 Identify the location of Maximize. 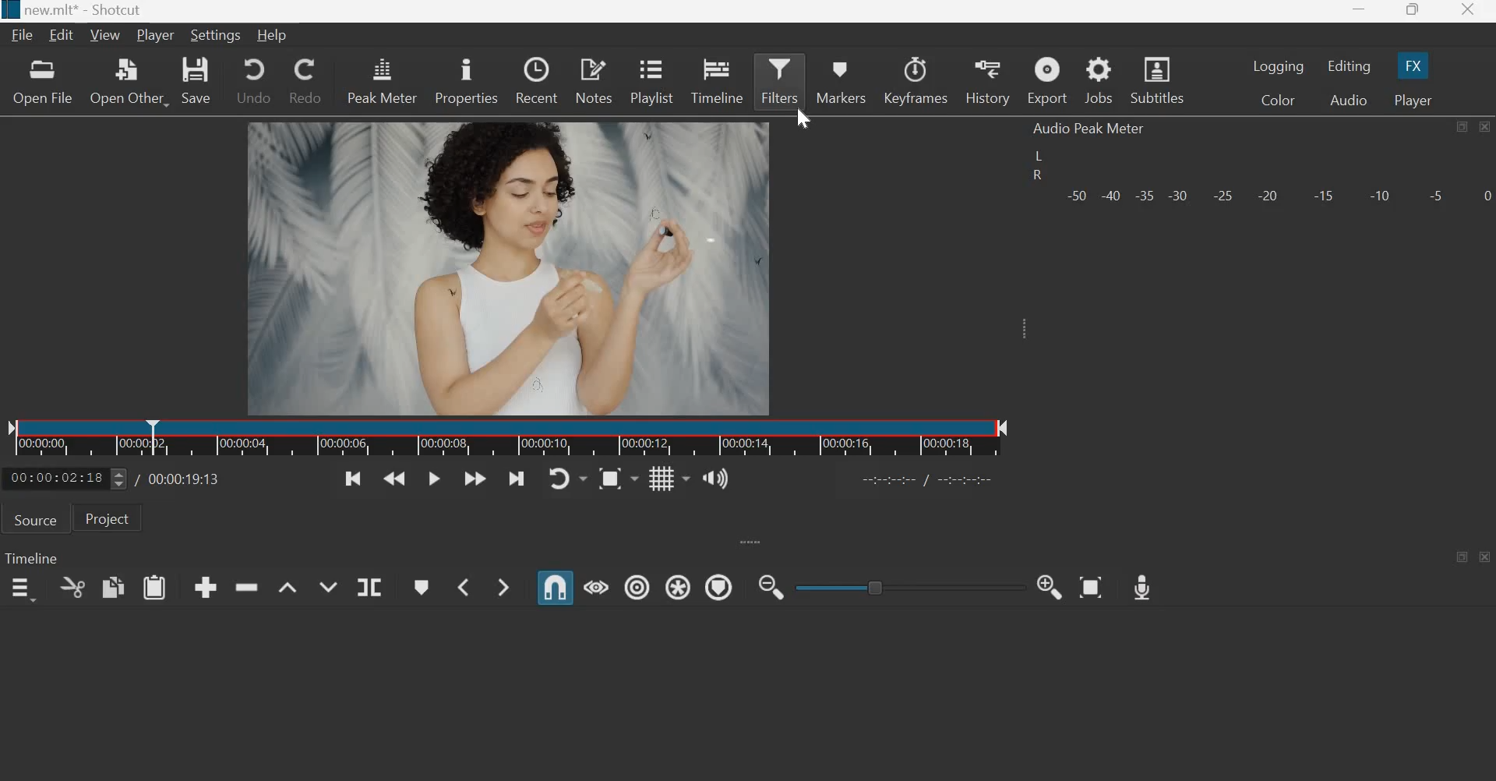
(1413, 11).